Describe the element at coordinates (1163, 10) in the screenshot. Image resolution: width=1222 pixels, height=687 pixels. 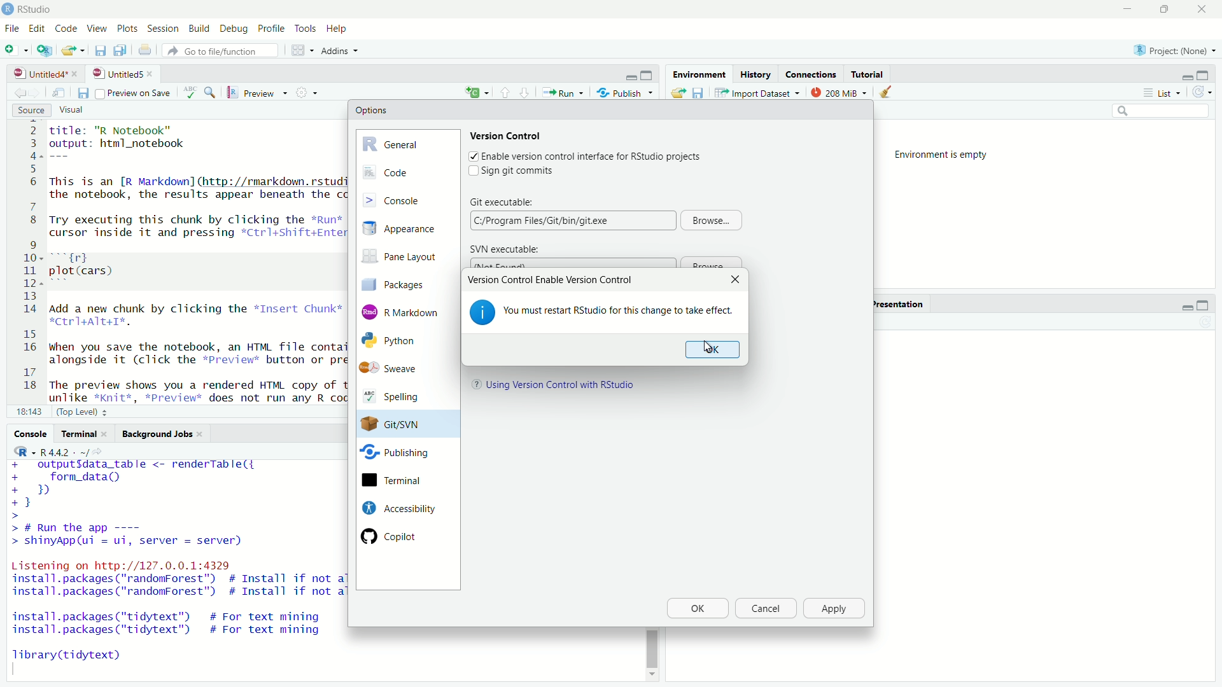
I see `maximise` at that location.